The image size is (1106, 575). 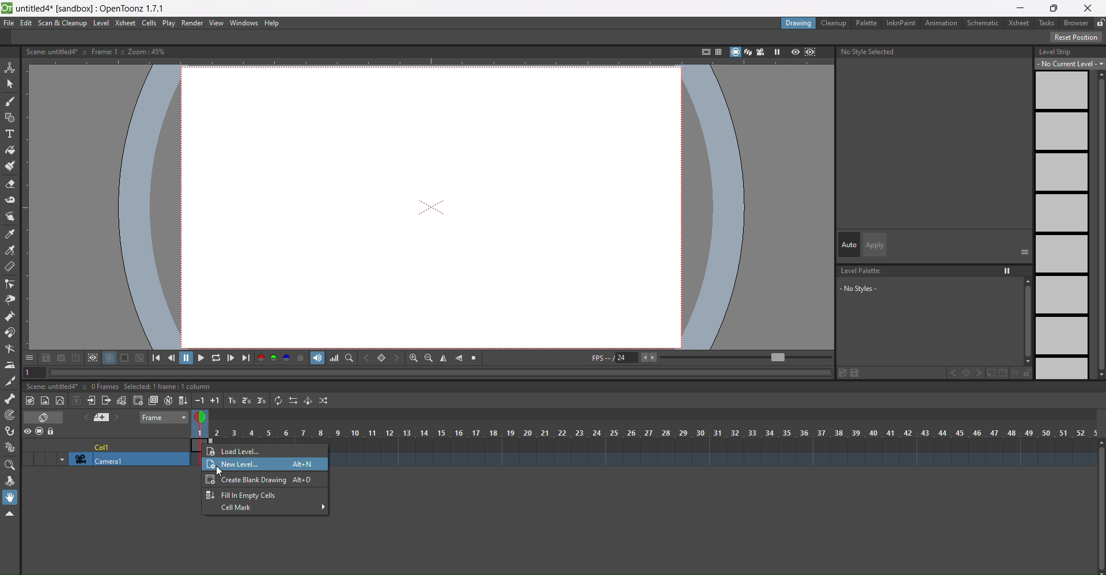 What do you see at coordinates (126, 358) in the screenshot?
I see `tool` at bounding box center [126, 358].